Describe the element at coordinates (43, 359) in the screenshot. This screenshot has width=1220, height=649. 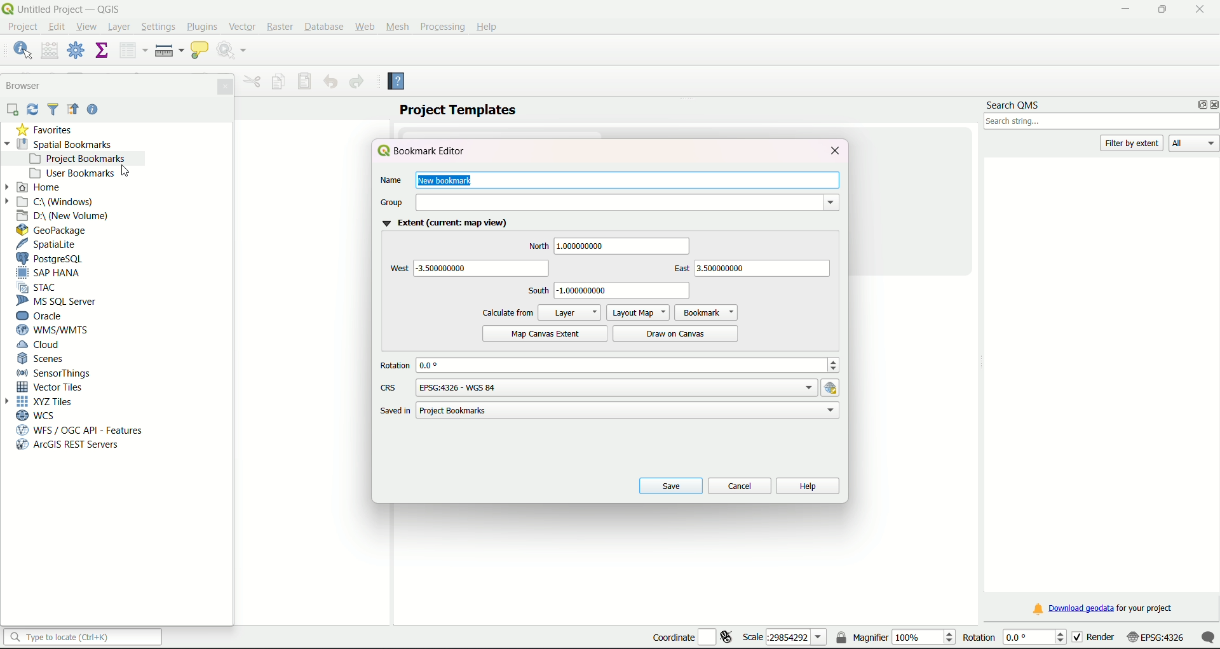
I see `Scenes` at that location.